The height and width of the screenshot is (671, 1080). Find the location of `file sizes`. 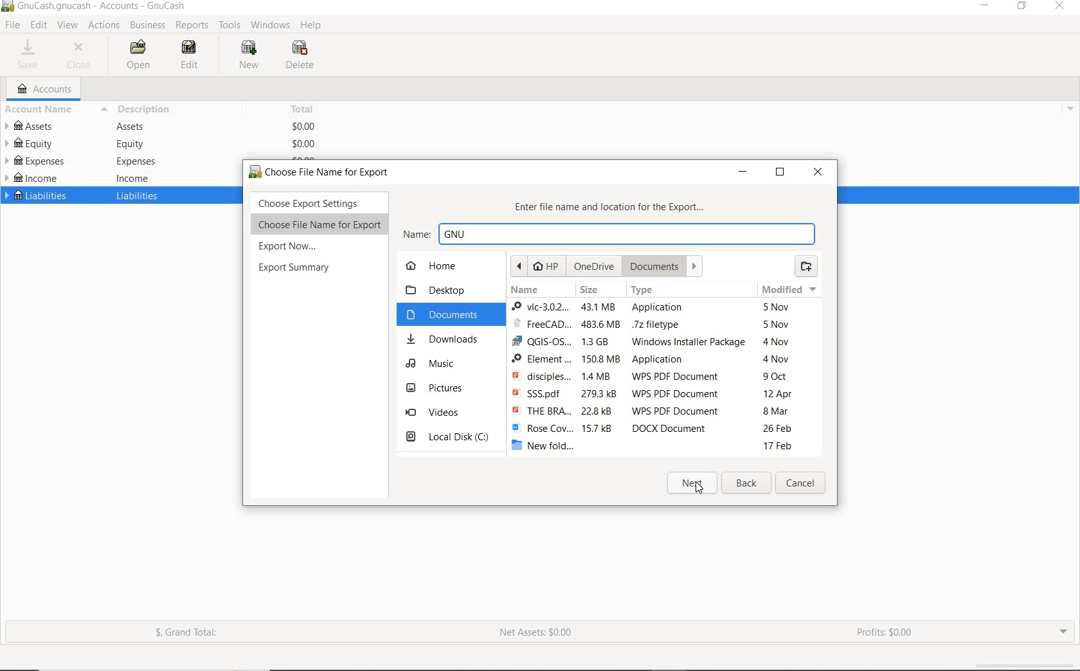

file sizes is located at coordinates (598, 374).